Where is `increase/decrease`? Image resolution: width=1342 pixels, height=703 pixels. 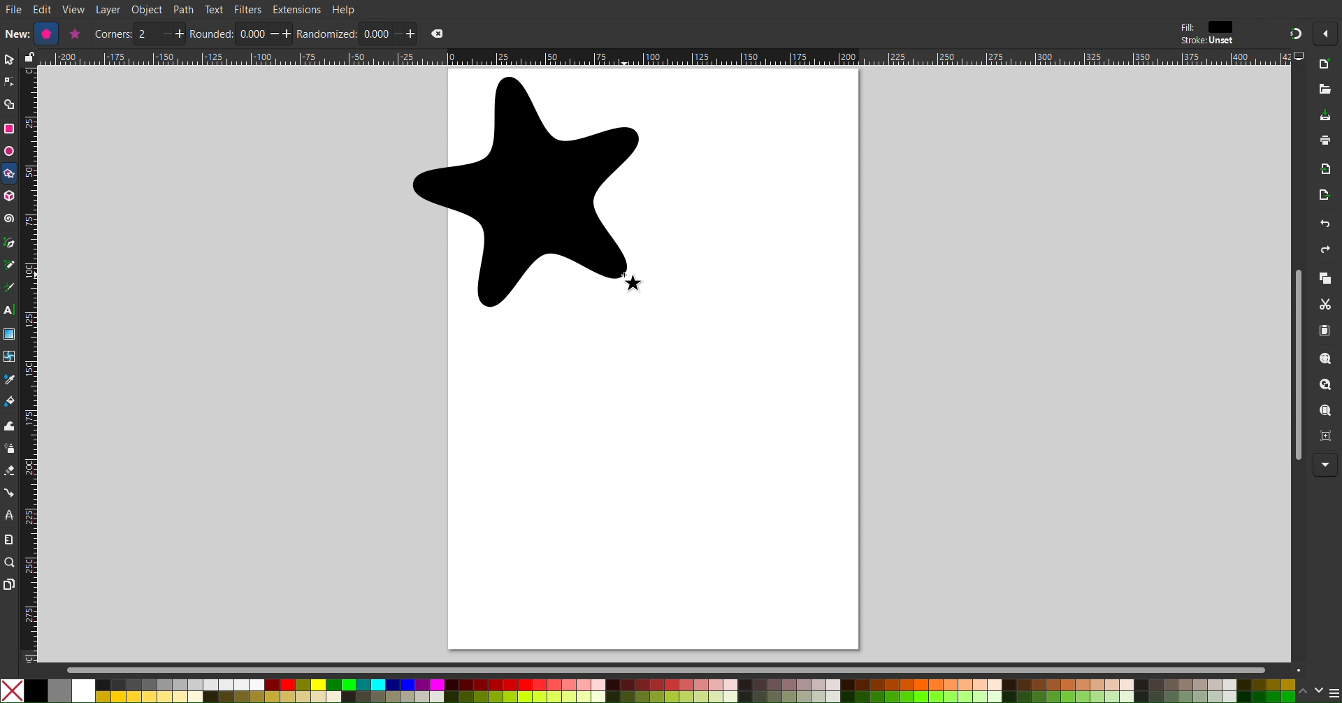
increase/decrease is located at coordinates (405, 33).